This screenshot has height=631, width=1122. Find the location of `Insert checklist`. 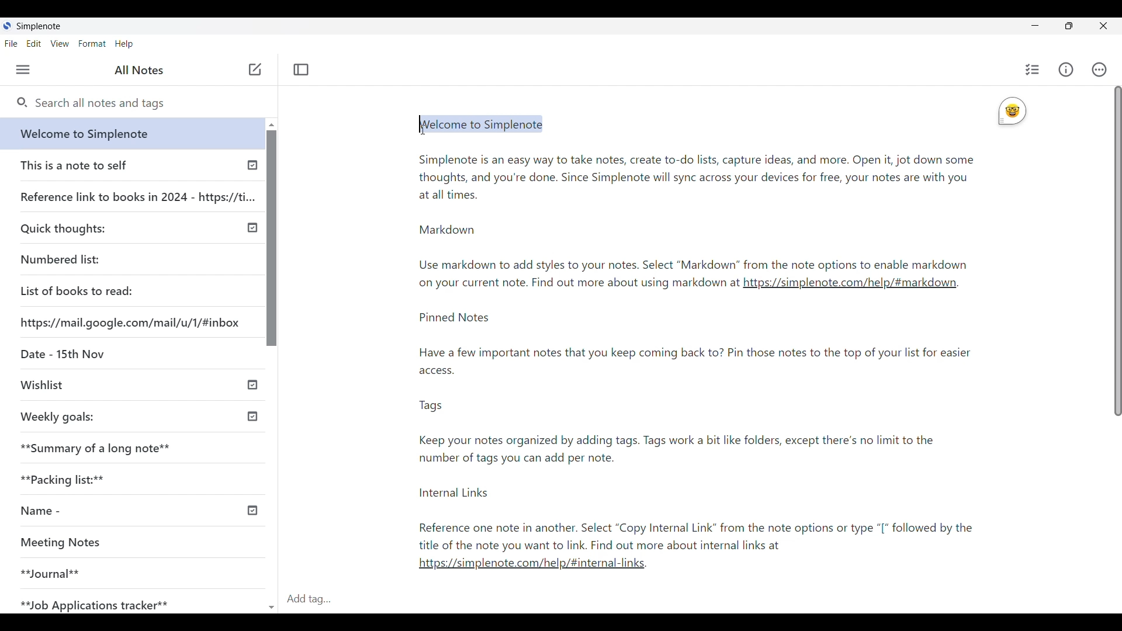

Insert checklist is located at coordinates (1033, 70).